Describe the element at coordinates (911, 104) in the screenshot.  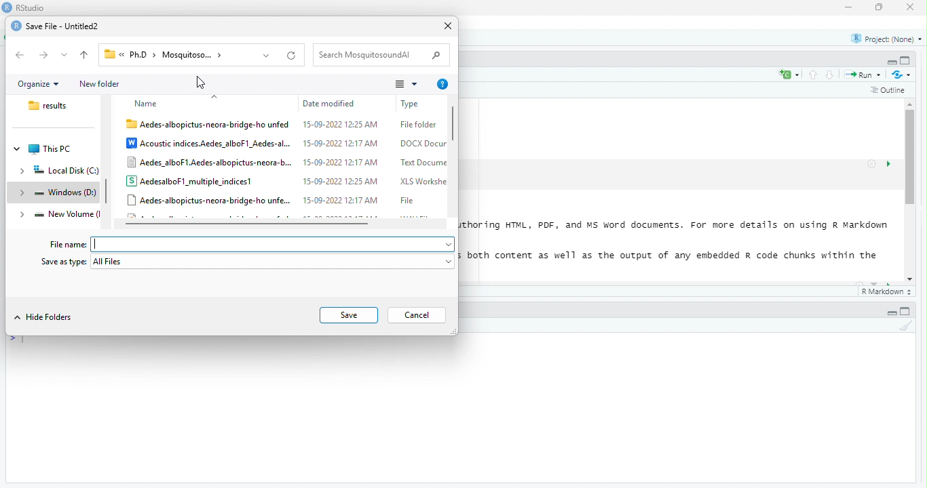
I see `scroll up` at that location.